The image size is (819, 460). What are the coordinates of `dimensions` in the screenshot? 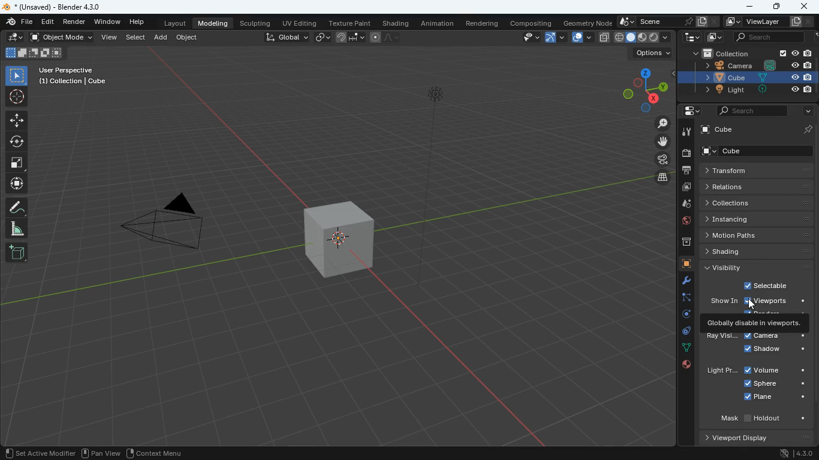 It's located at (643, 89).